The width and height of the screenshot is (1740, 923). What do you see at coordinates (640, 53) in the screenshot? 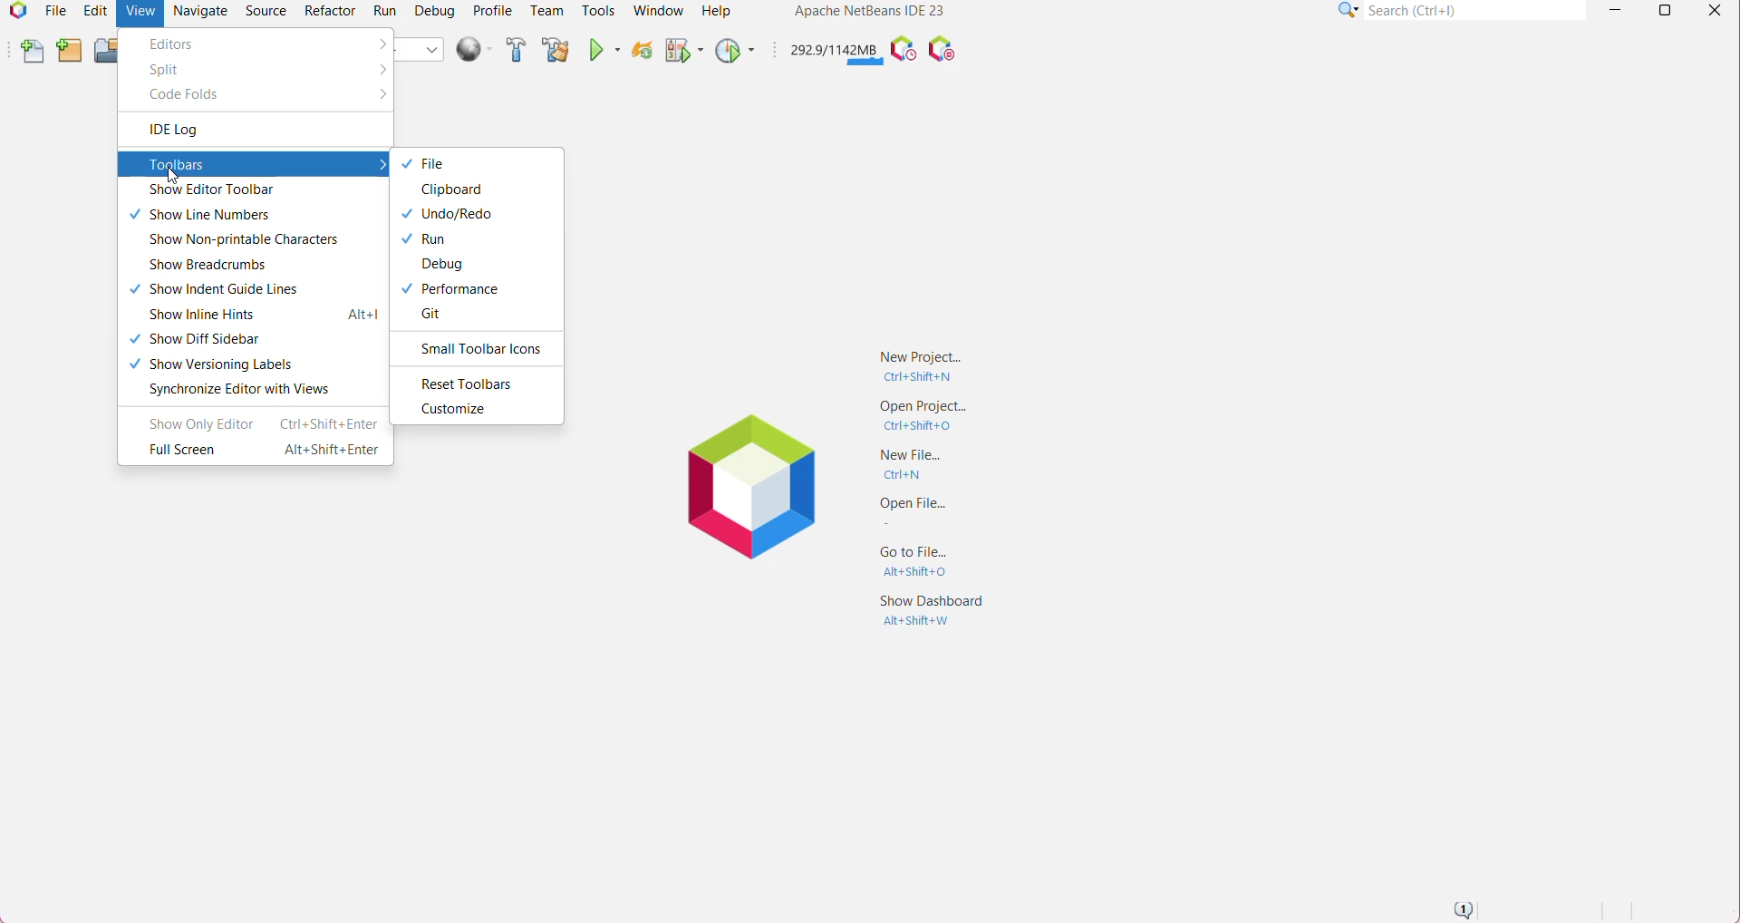
I see `Reload` at bounding box center [640, 53].